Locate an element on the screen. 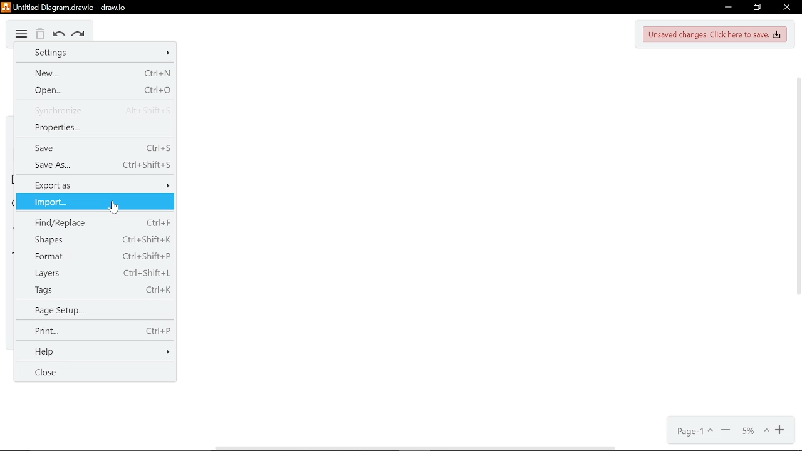  Diagram is located at coordinates (16, 33).